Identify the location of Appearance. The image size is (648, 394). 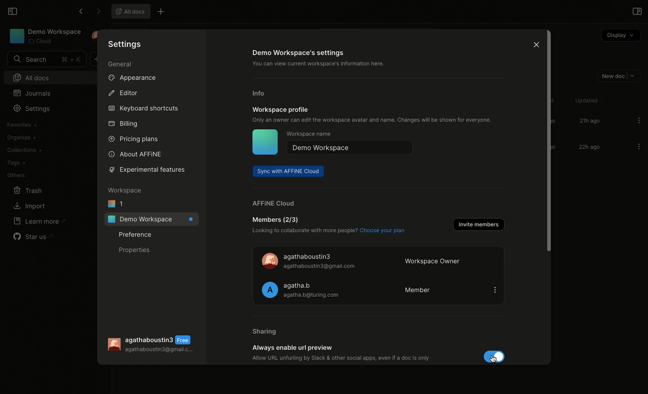
(131, 77).